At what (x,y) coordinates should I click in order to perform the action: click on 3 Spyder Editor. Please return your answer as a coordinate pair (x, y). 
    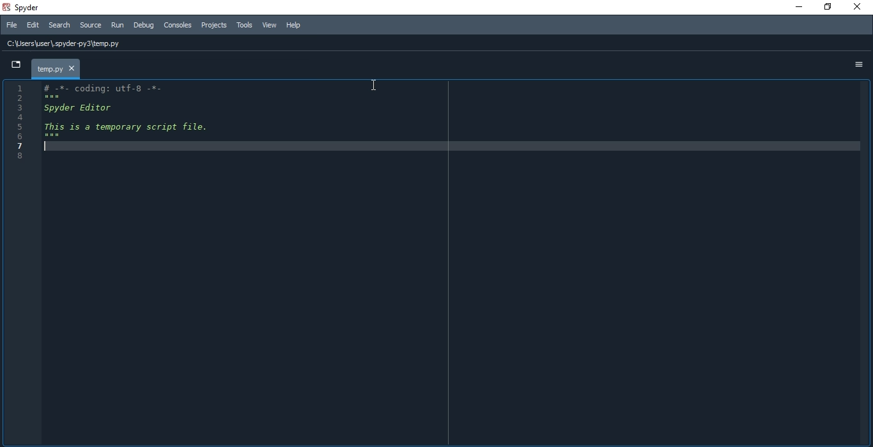
    Looking at the image, I should click on (76, 107).